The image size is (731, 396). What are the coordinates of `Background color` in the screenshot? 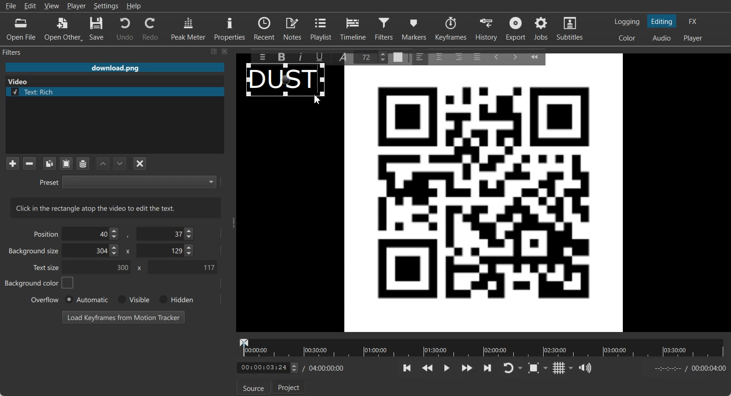 It's located at (40, 283).